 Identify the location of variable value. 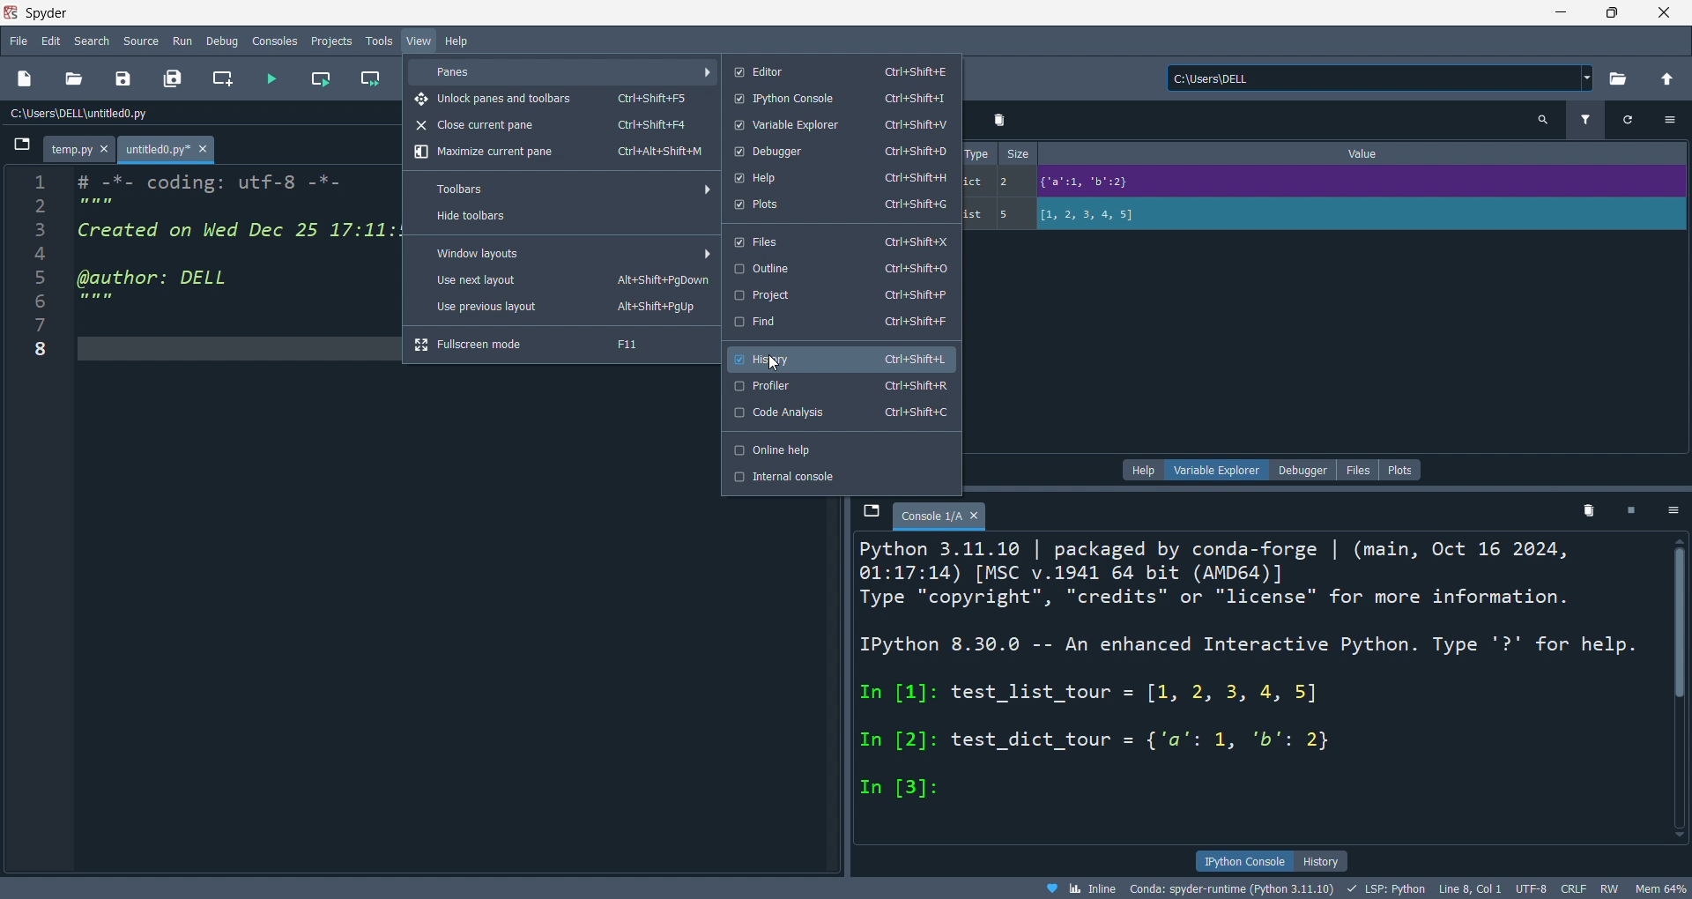
(1357, 184).